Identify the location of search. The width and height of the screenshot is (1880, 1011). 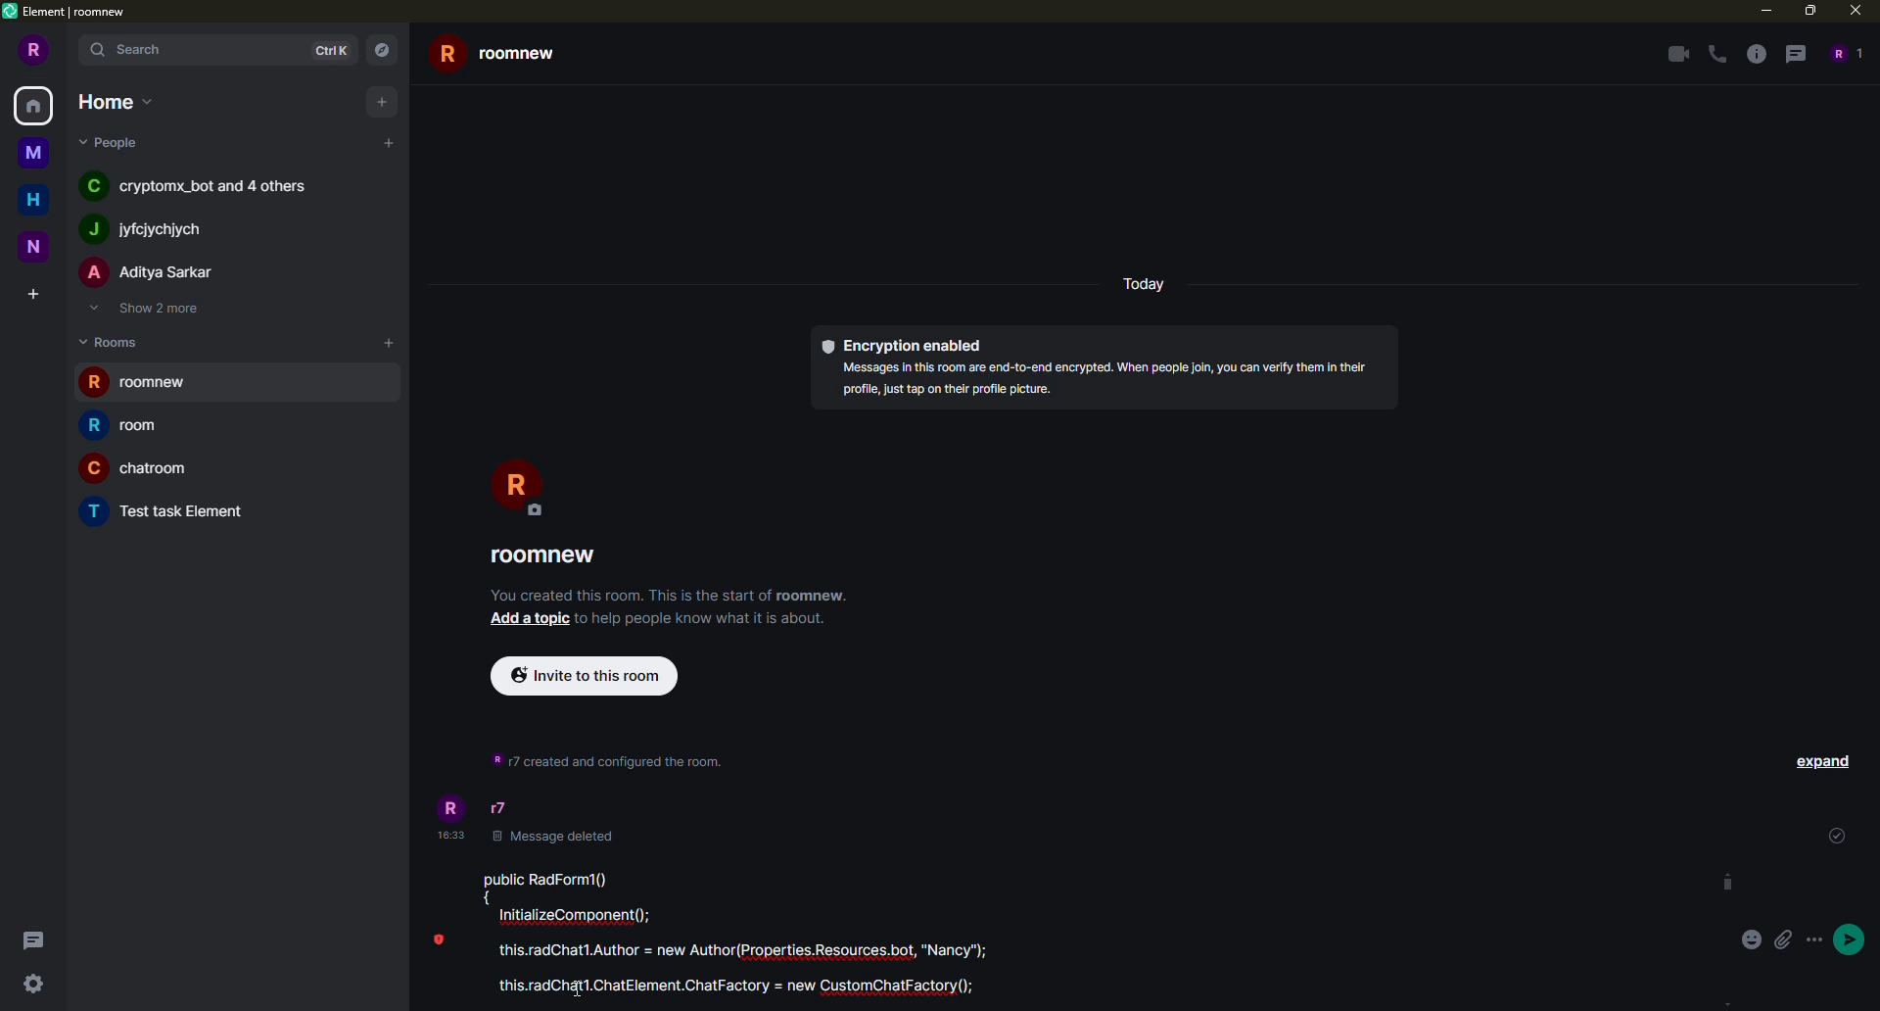
(142, 52).